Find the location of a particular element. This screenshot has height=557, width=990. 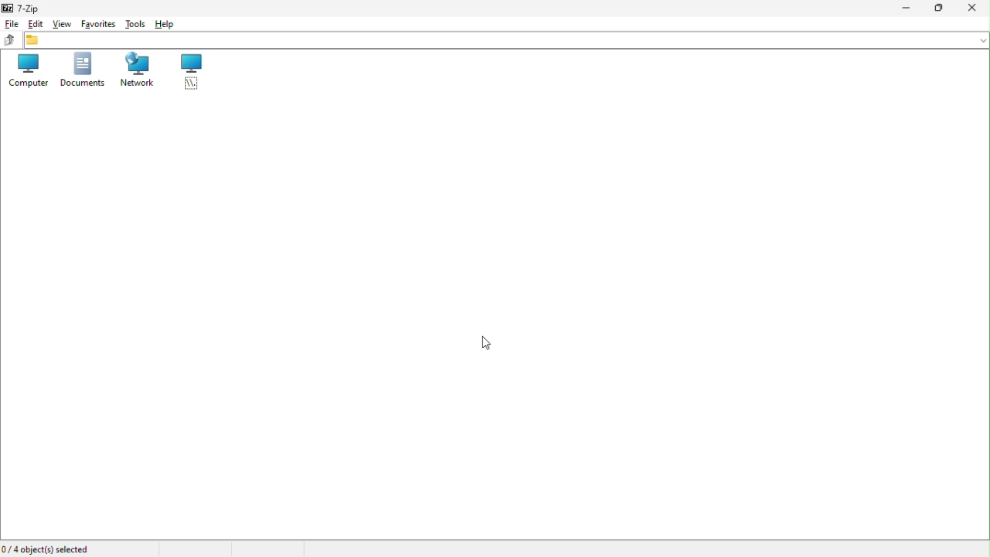

file is located at coordinates (11, 23).